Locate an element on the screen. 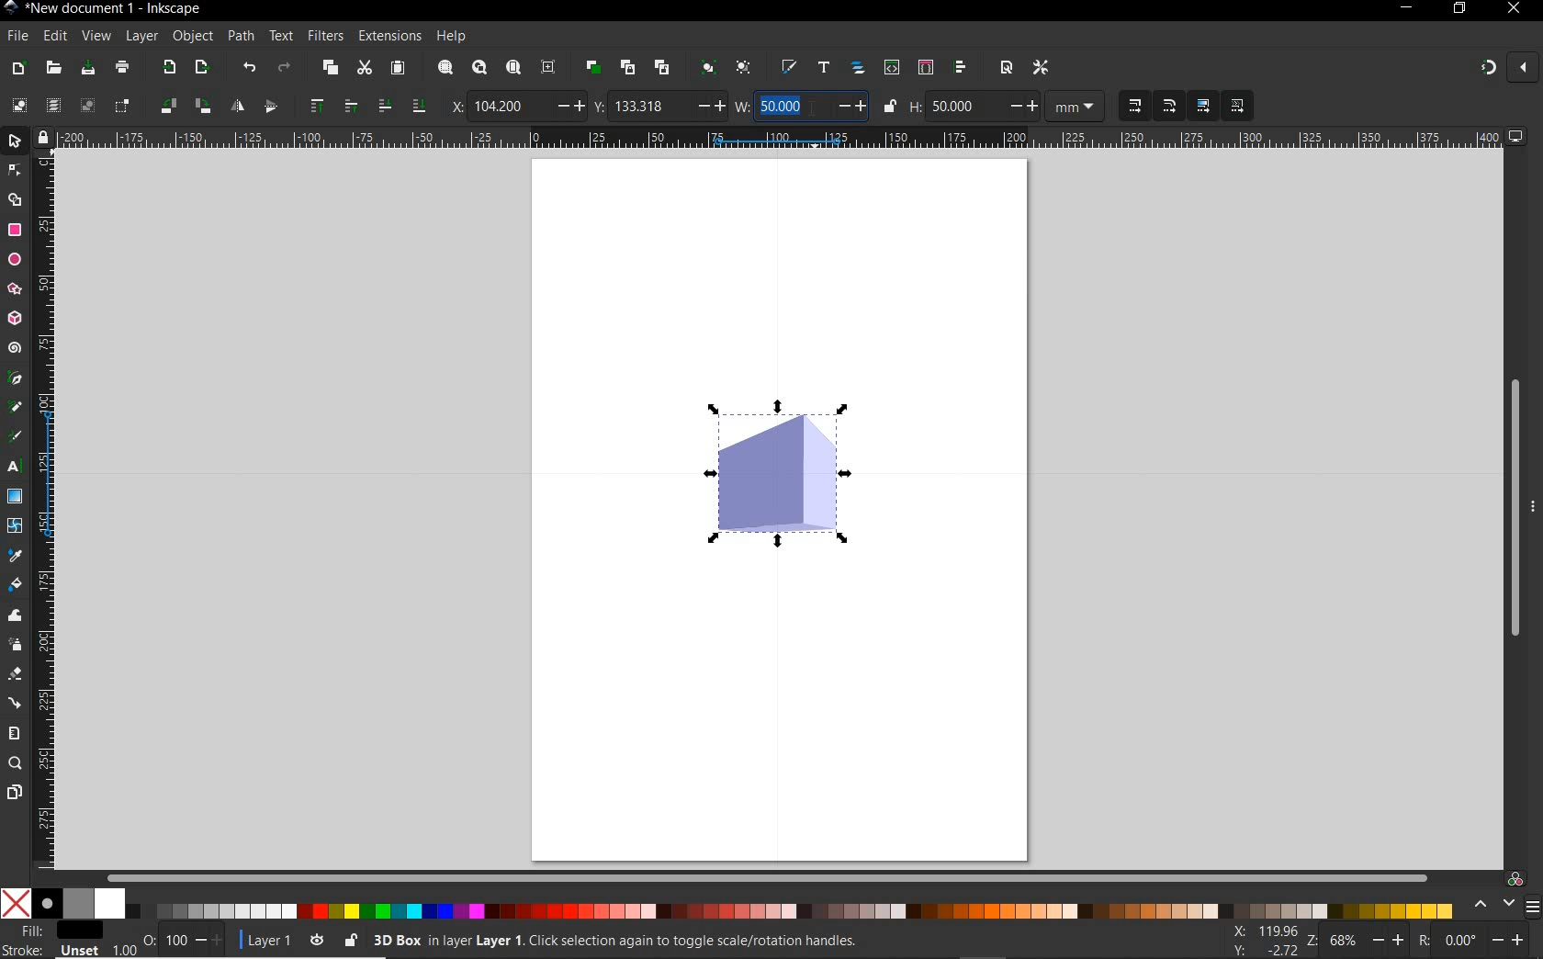 This screenshot has height=959, width=1543. pencil tool is located at coordinates (12, 408).